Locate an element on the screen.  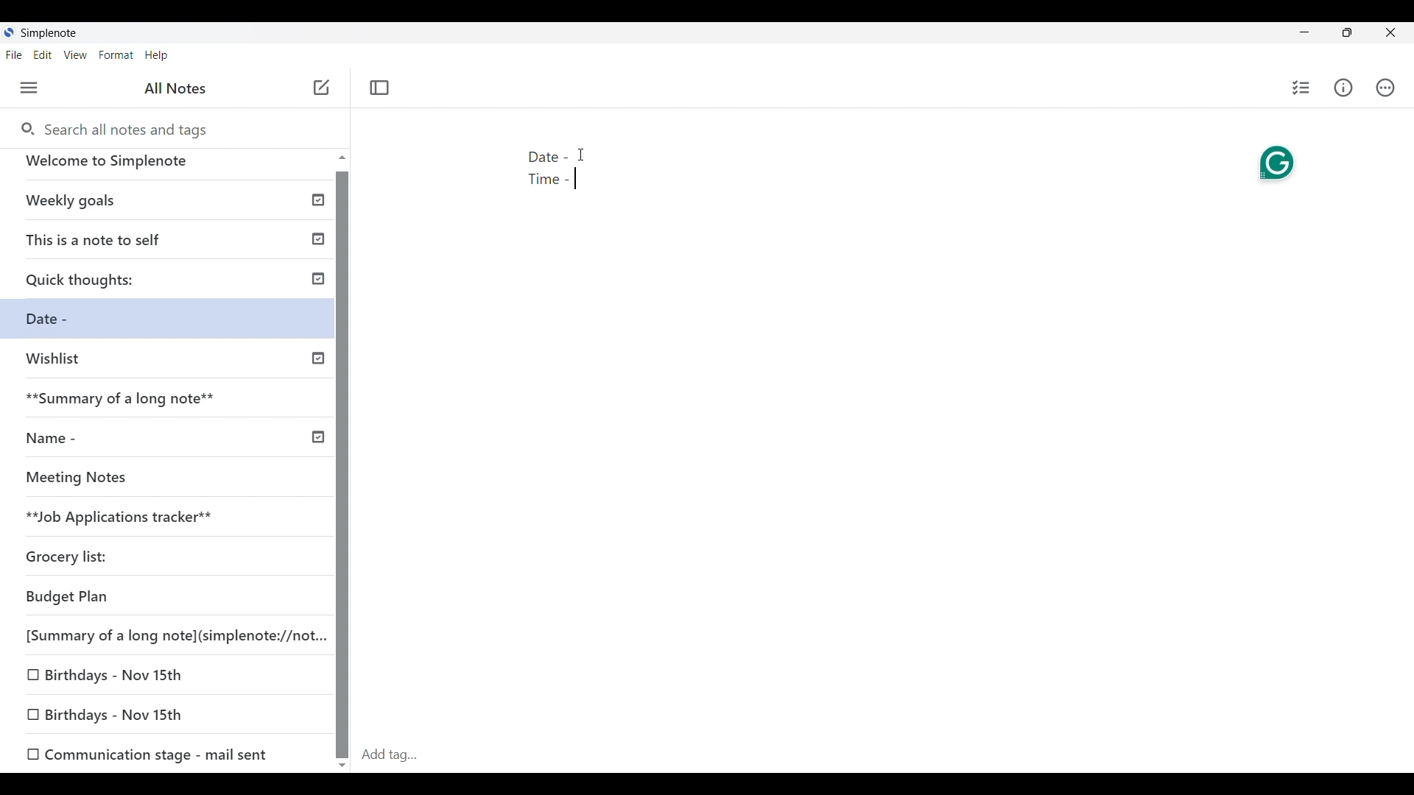
Title of left panel is located at coordinates (176, 88).